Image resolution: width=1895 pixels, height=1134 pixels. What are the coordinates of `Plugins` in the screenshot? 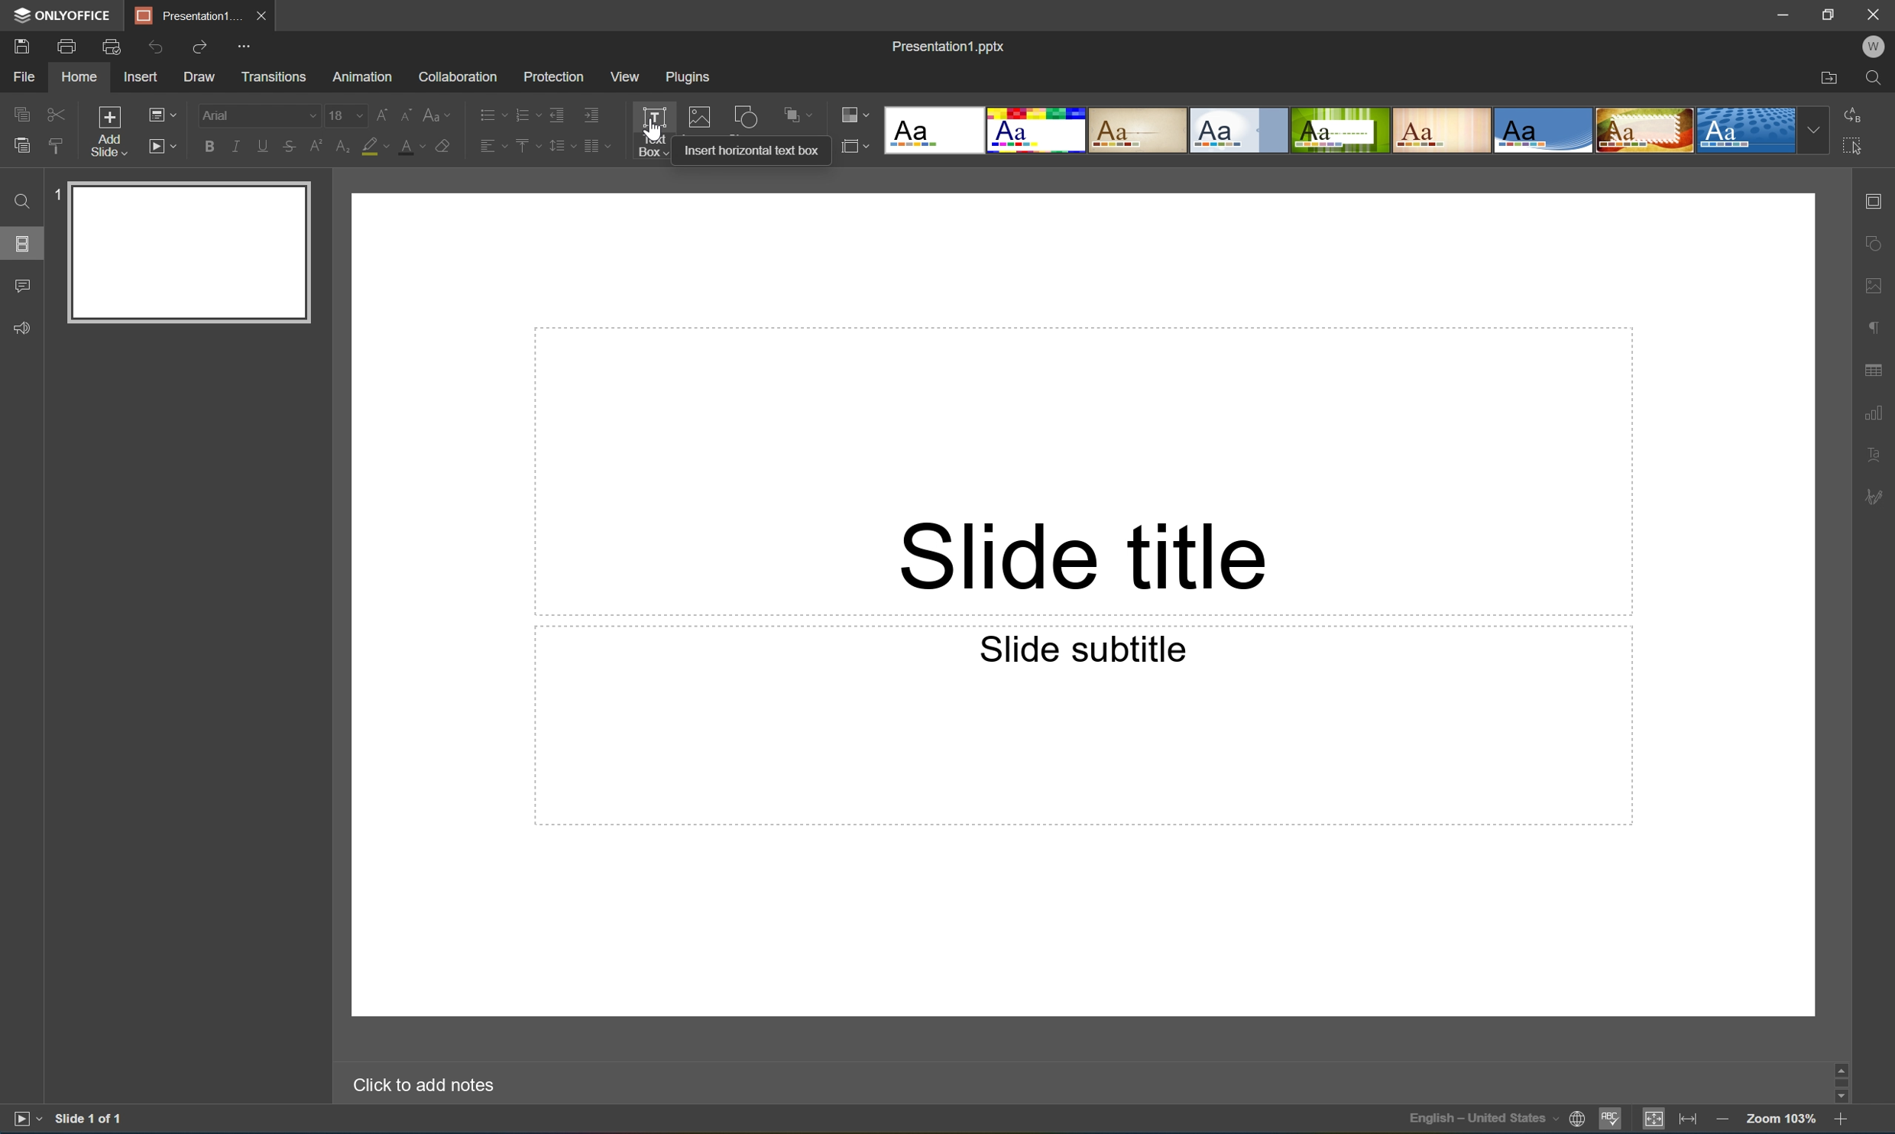 It's located at (692, 76).